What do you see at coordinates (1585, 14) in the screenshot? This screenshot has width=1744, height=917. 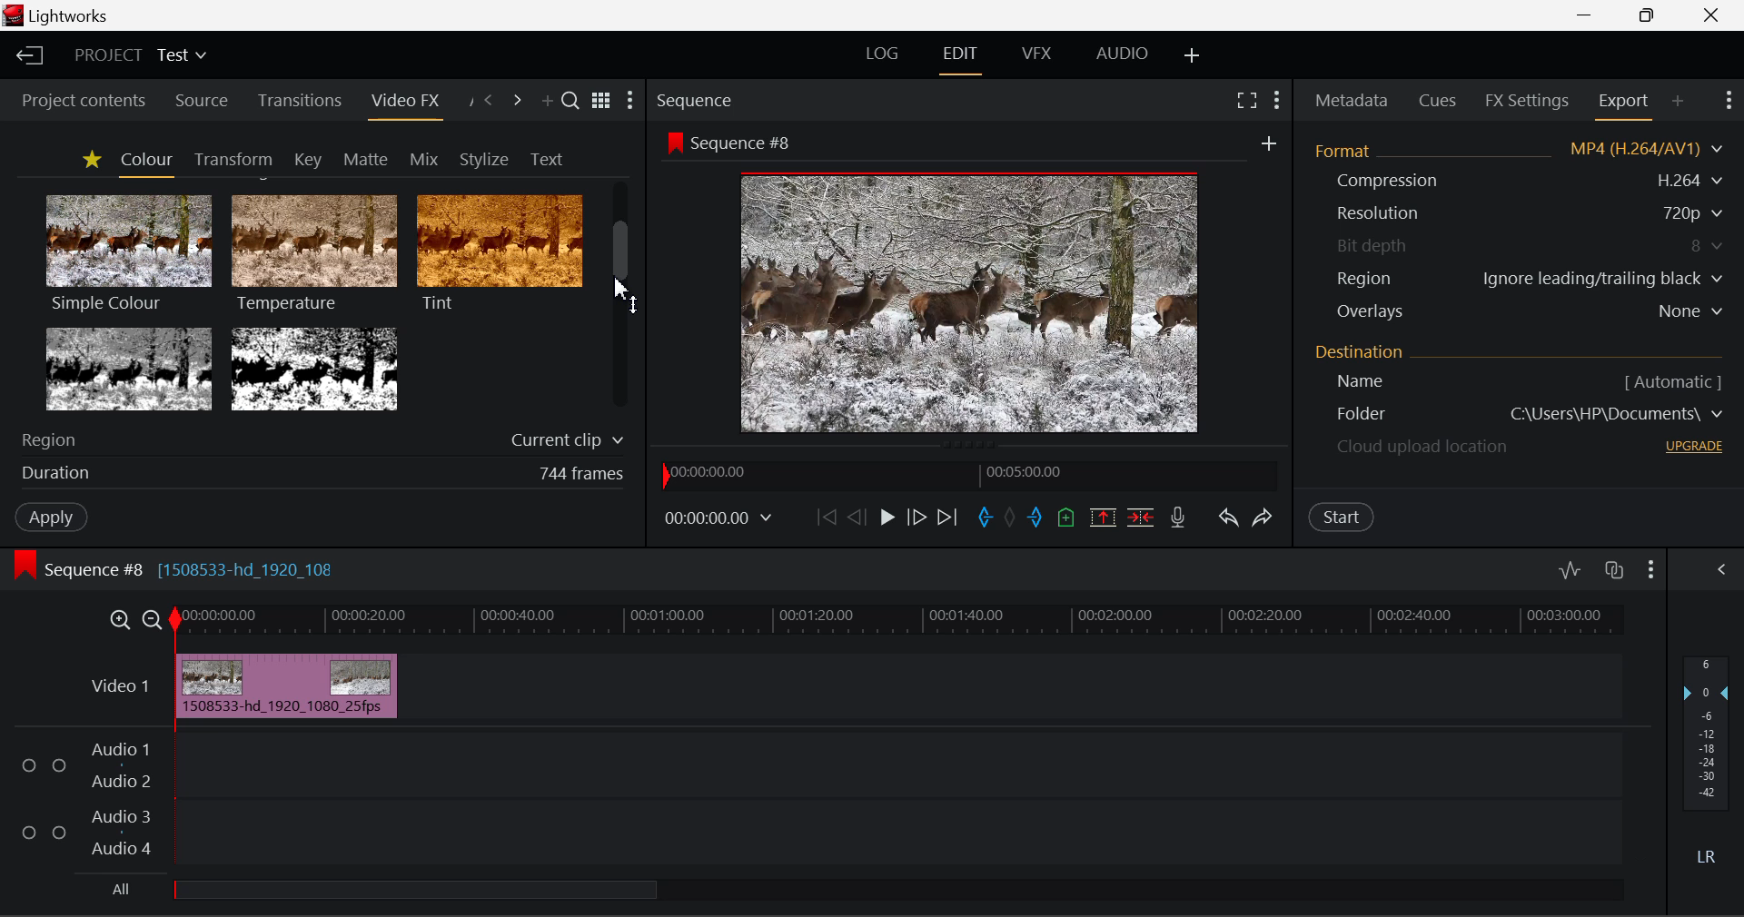 I see `Restore Down` at bounding box center [1585, 14].